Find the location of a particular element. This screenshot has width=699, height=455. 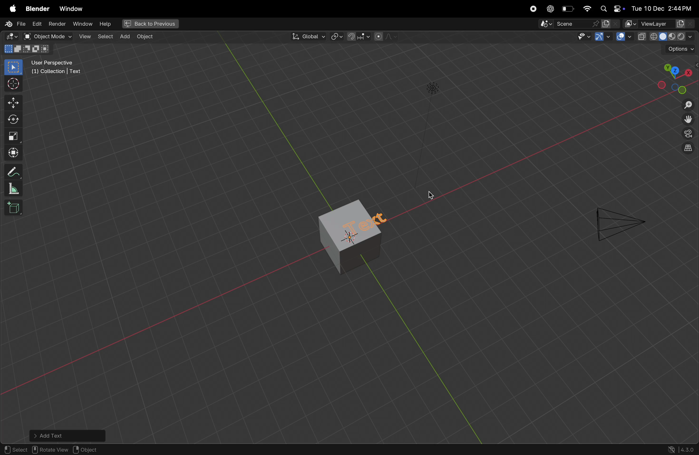

zoom is located at coordinates (686, 104).